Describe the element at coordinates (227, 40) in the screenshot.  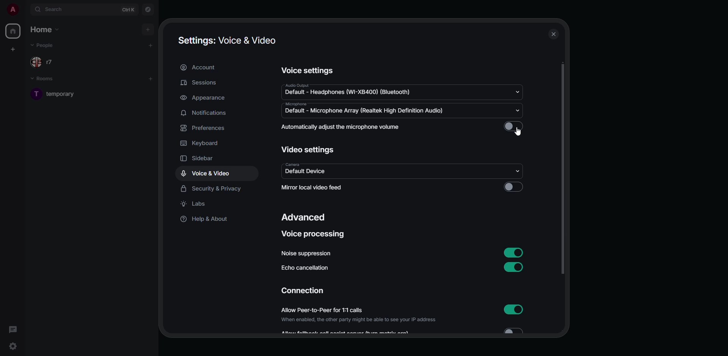
I see `settings voice & video` at that location.